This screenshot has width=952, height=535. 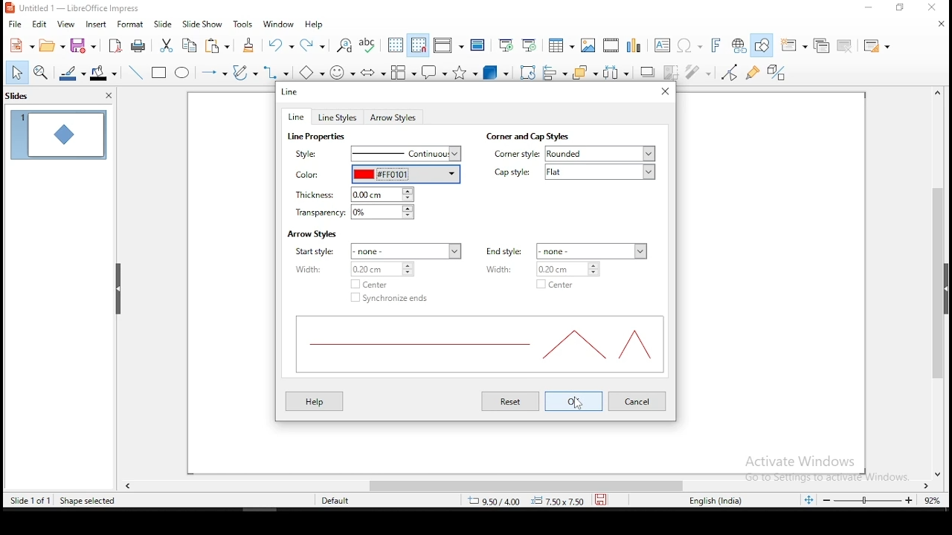 What do you see at coordinates (731, 72) in the screenshot?
I see `toggle point edit mode` at bounding box center [731, 72].